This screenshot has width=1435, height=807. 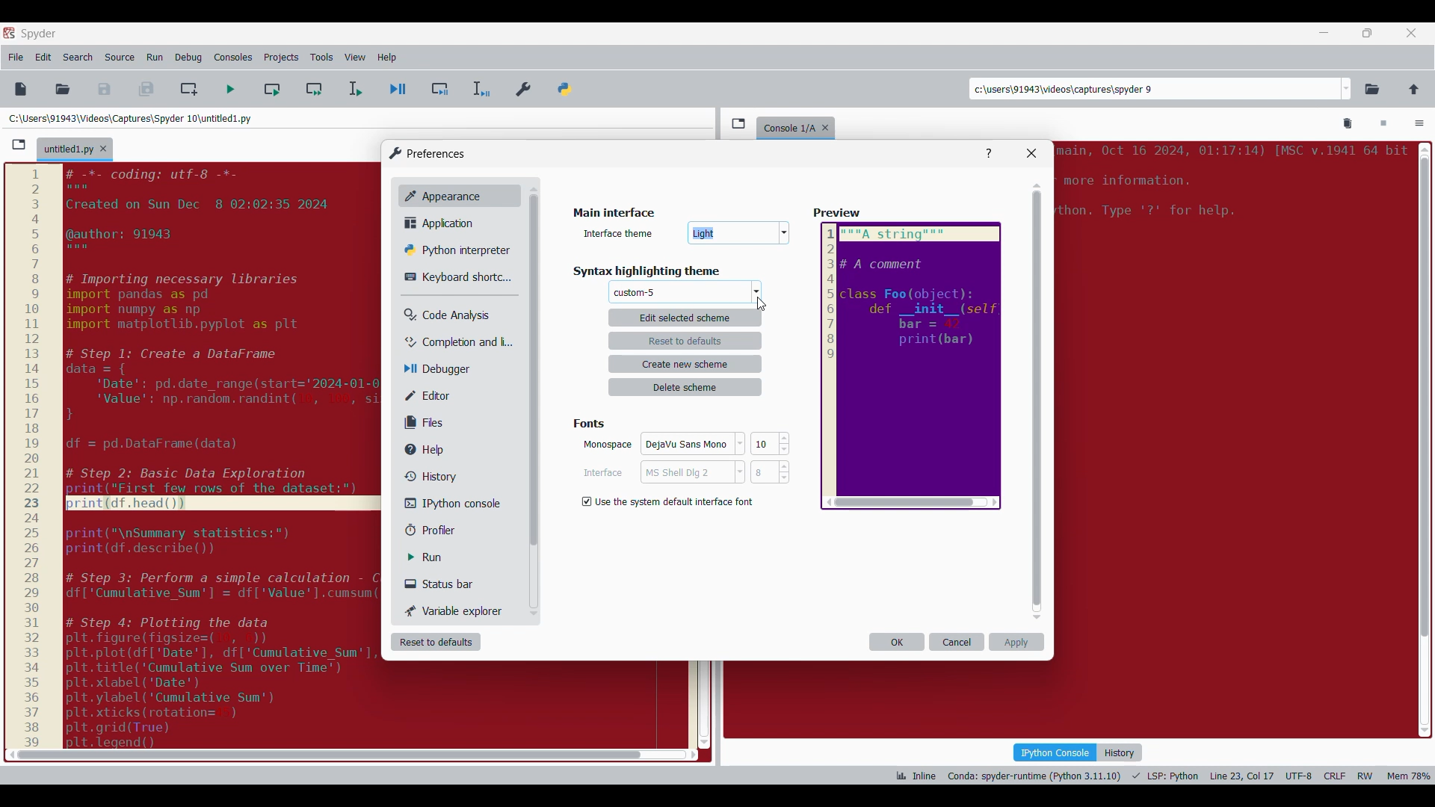 I want to click on Vertical slide bar, so click(x=1037, y=401).